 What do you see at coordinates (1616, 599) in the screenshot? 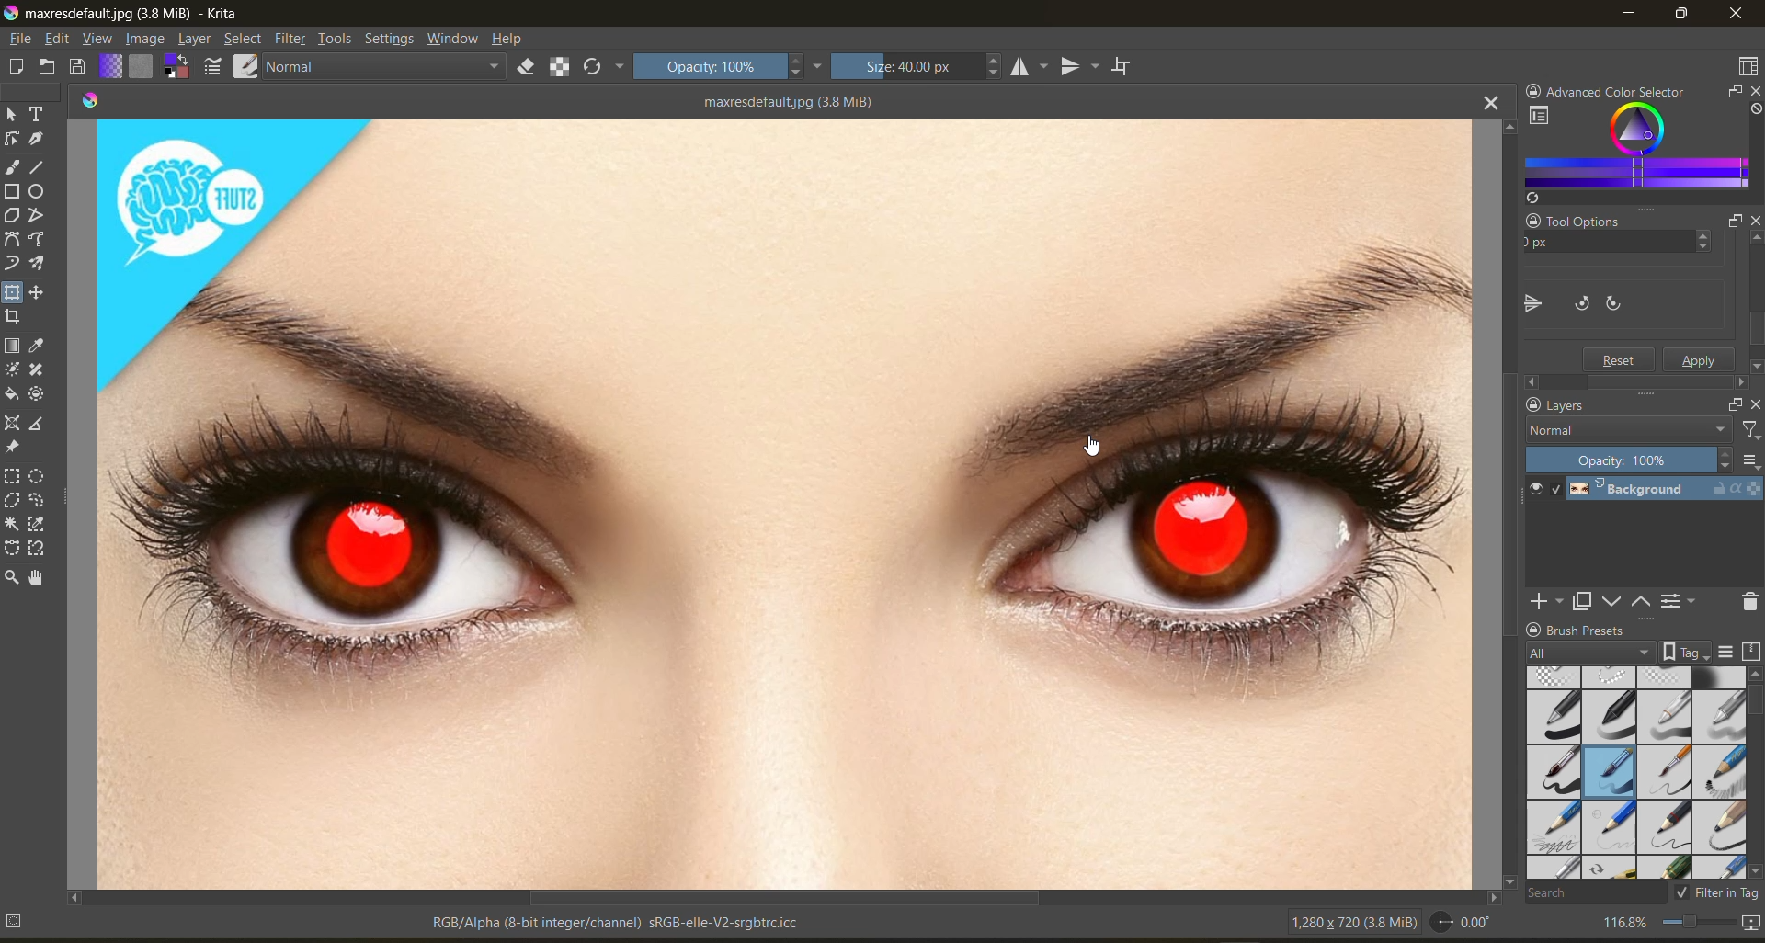
I see `mask down` at bounding box center [1616, 599].